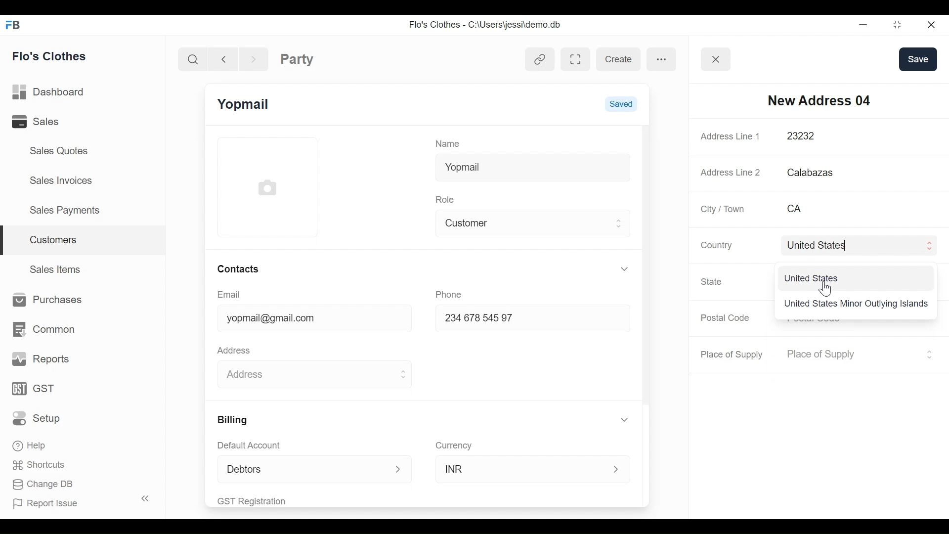  Describe the element at coordinates (236, 349) in the screenshot. I see `Address` at that location.